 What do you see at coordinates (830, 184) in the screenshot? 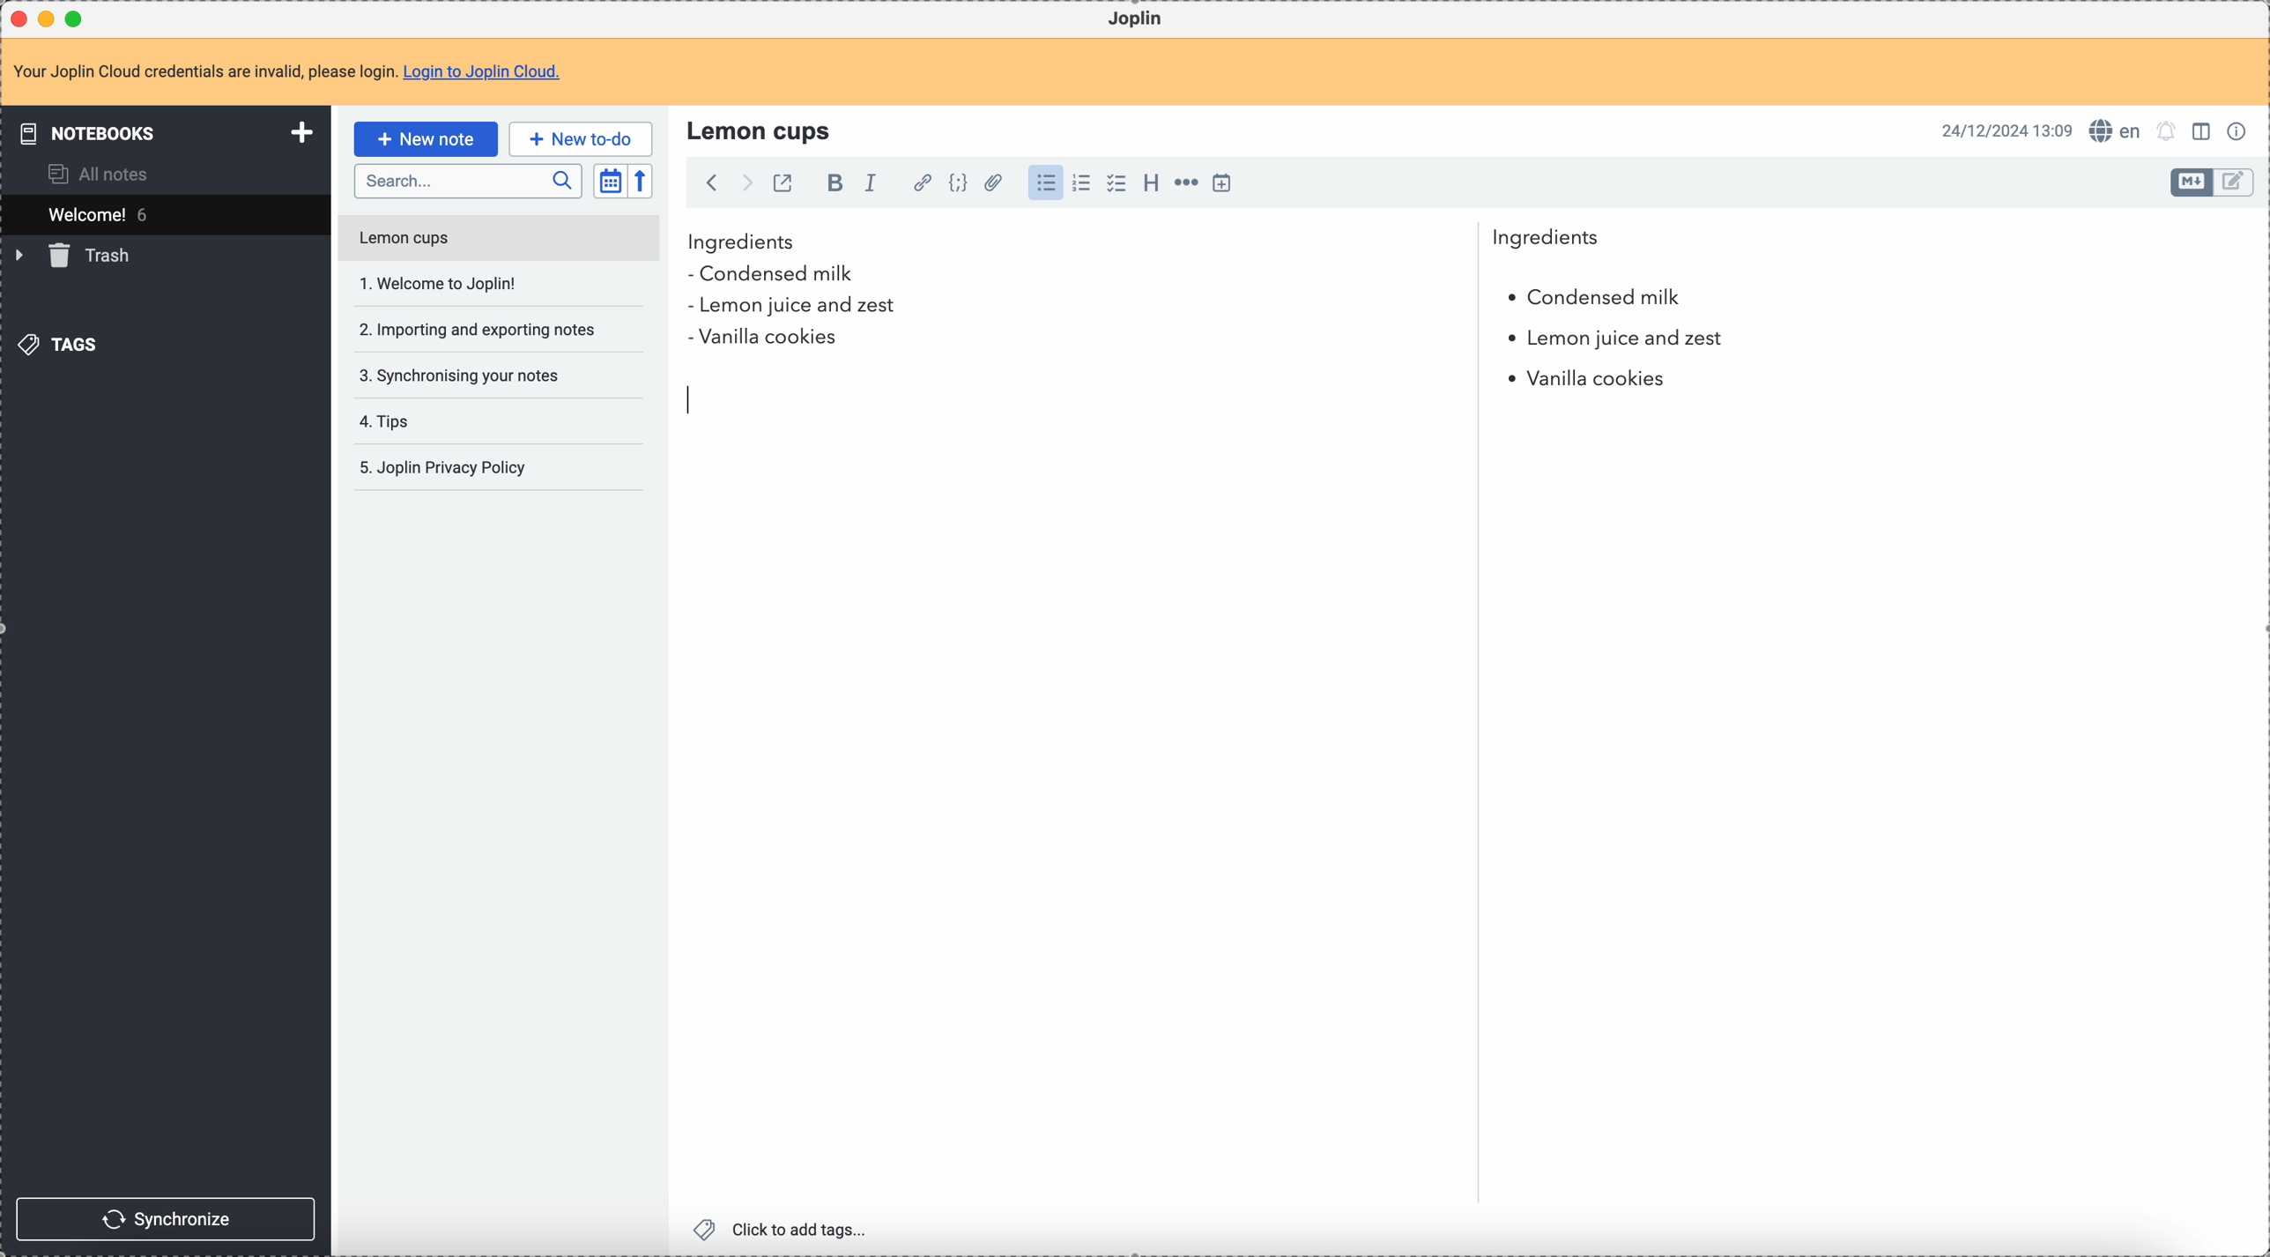
I see `bold` at bounding box center [830, 184].